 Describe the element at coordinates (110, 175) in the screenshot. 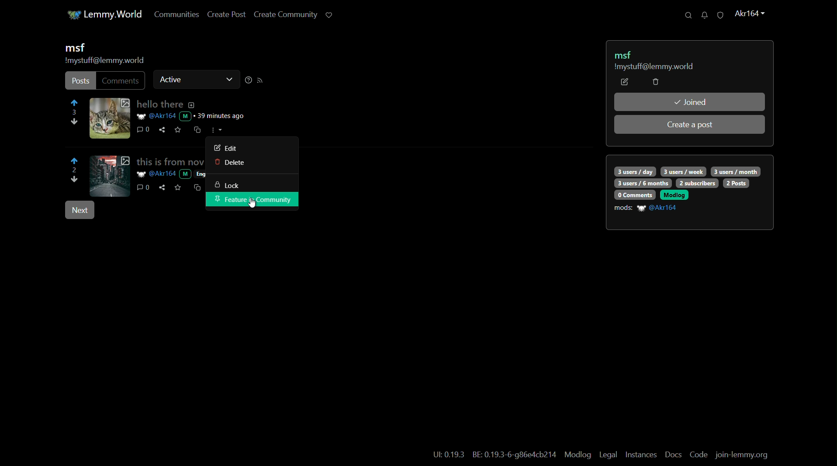

I see `image` at that location.